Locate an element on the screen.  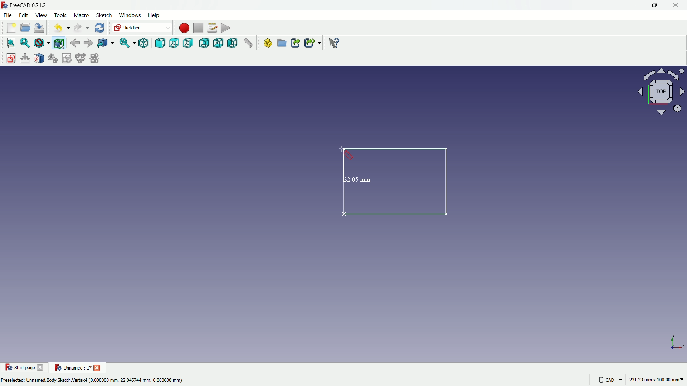
top view is located at coordinates (174, 43).